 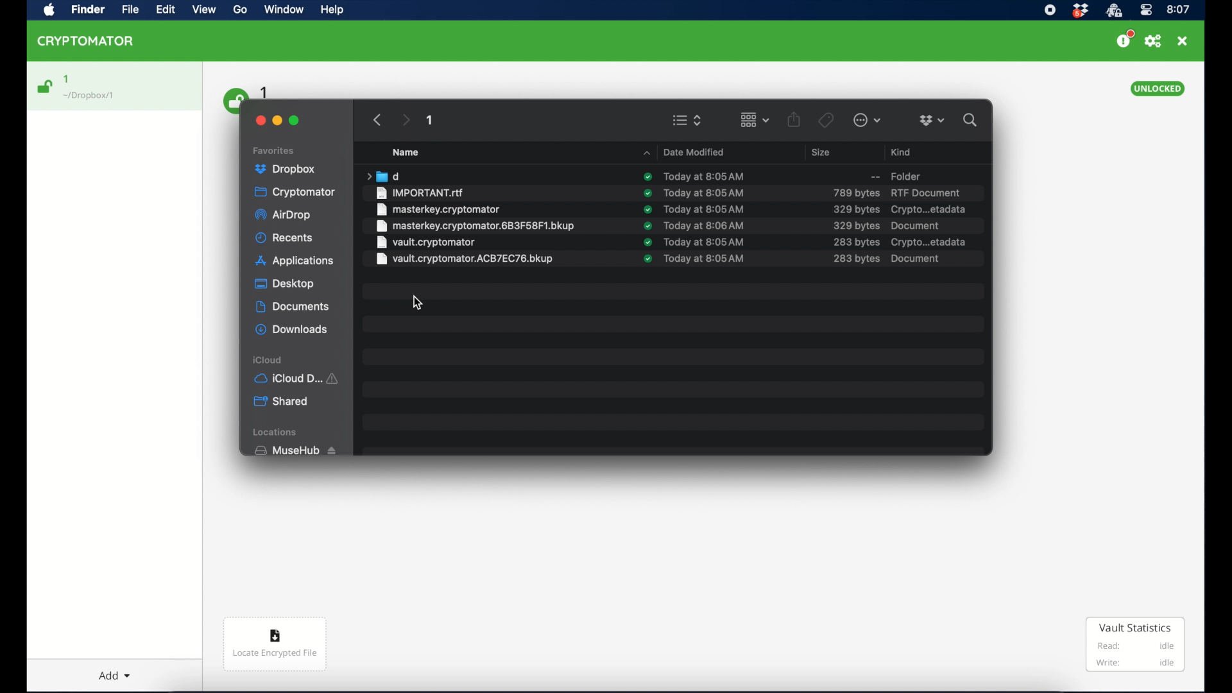 What do you see at coordinates (705, 225) in the screenshot?
I see `date` at bounding box center [705, 225].